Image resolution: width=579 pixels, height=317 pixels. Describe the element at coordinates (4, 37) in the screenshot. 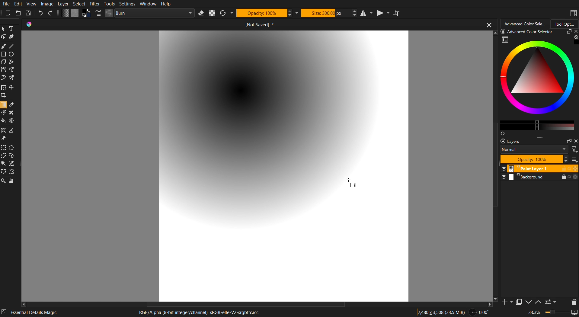

I see `Linework` at that location.